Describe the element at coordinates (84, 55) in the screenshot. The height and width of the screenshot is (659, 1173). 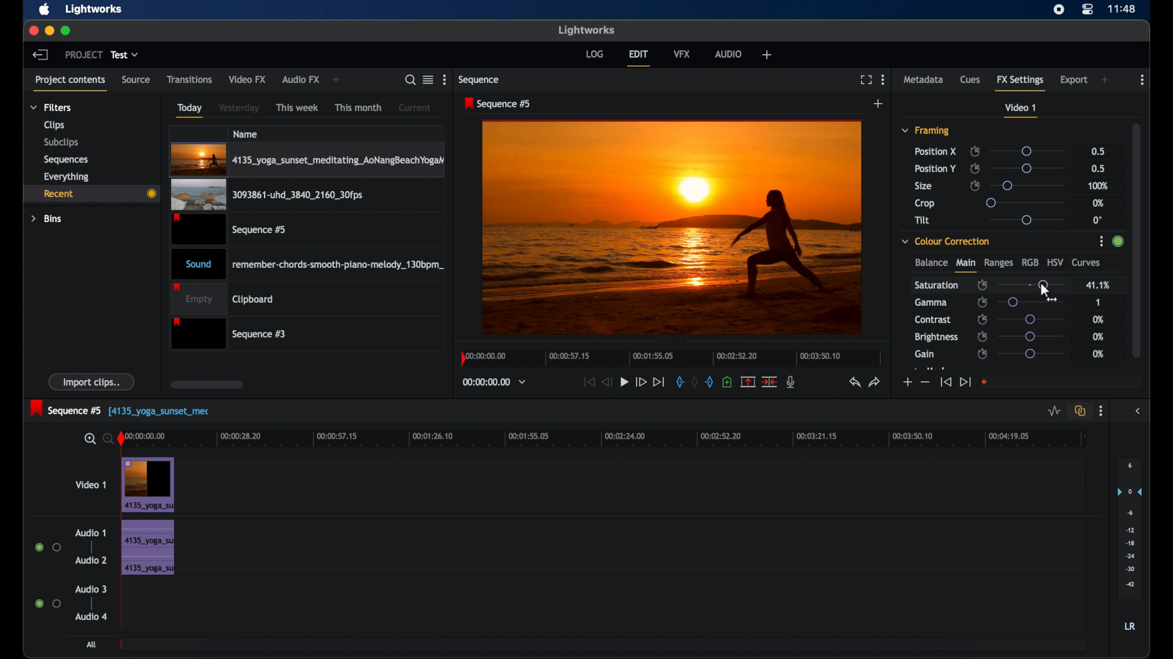
I see `project` at that location.